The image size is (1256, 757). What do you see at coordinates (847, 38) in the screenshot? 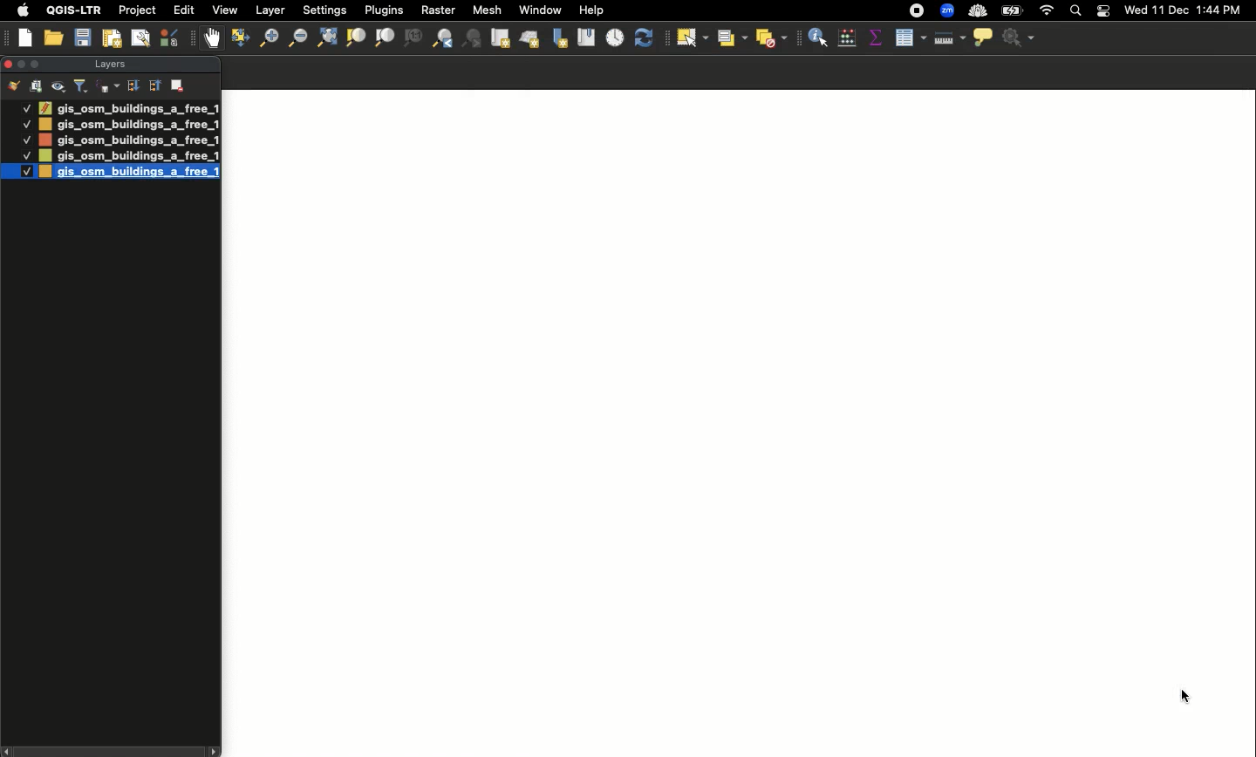
I see `Open field calculator` at bounding box center [847, 38].